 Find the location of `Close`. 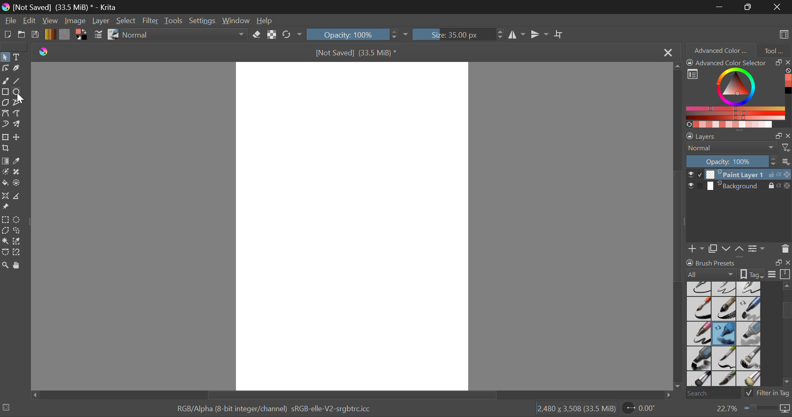

Close is located at coordinates (778, 7).